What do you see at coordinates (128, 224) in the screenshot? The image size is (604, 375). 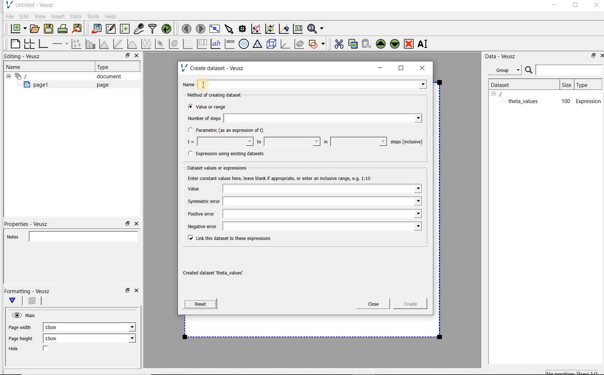 I see `restore down` at bounding box center [128, 224].